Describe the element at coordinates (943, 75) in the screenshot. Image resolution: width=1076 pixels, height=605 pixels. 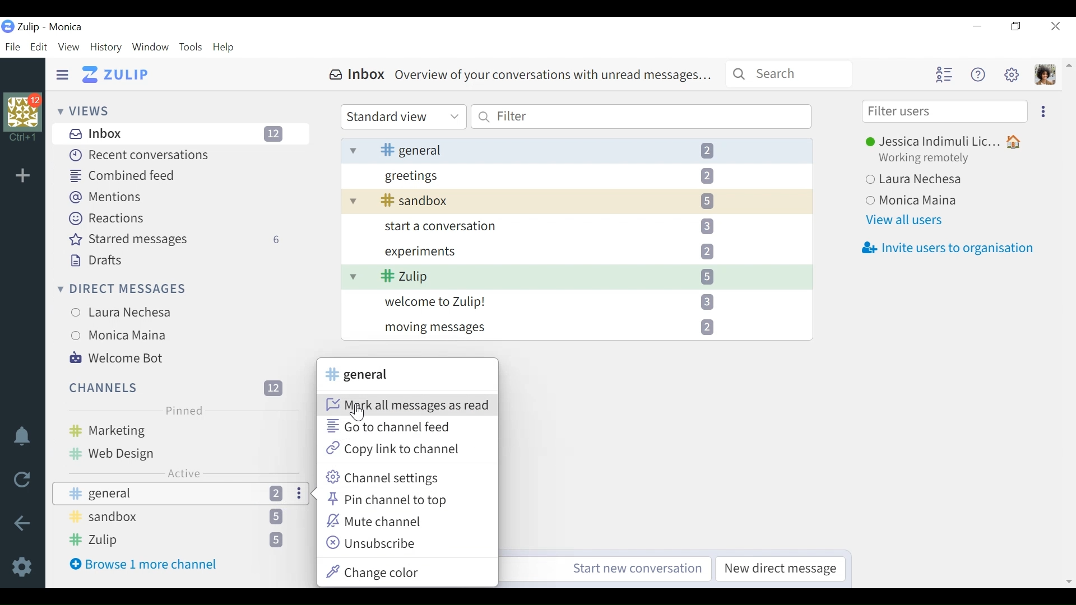
I see `user list` at that location.